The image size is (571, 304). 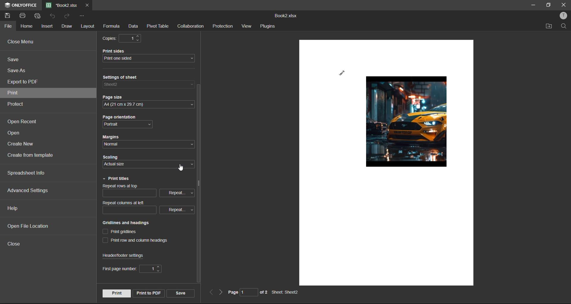 I want to click on 1, so click(x=150, y=269).